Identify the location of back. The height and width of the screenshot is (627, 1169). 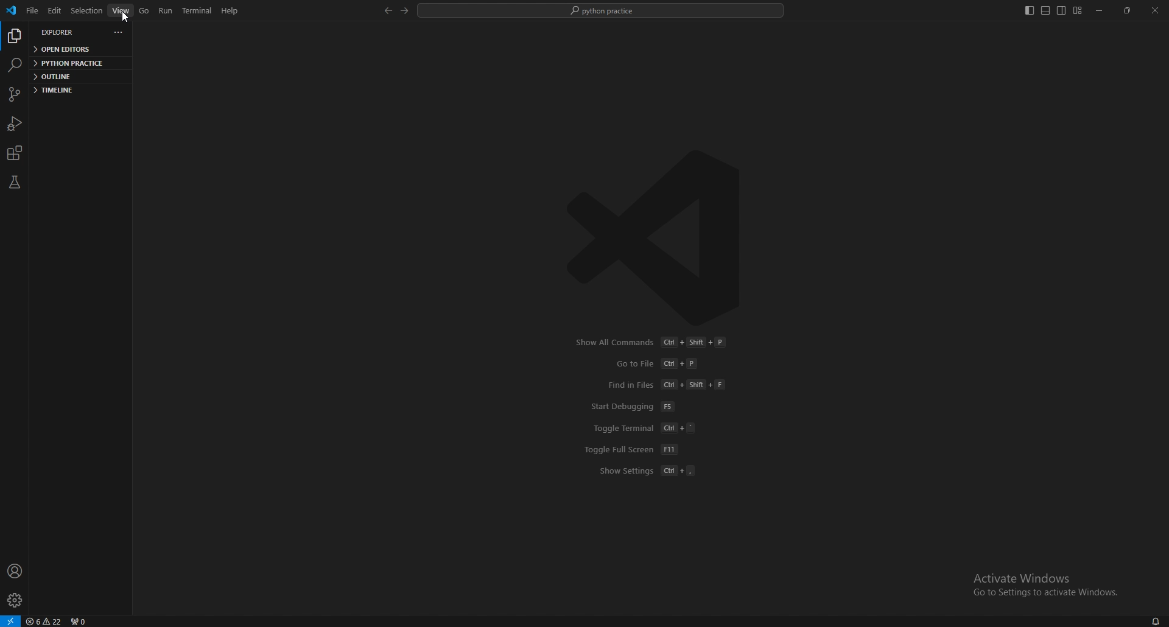
(387, 11).